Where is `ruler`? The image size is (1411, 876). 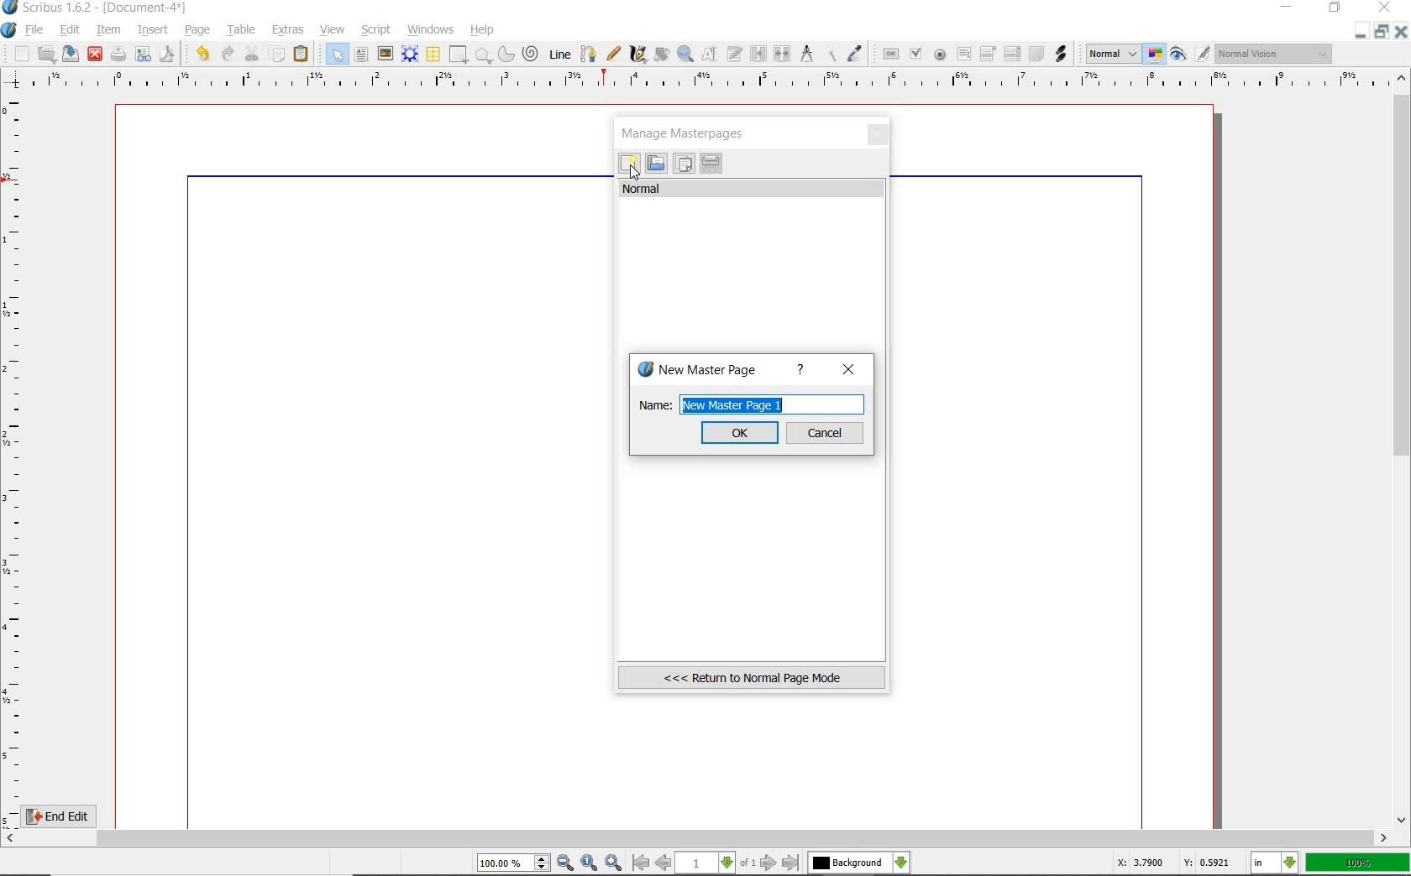
ruler is located at coordinates (15, 458).